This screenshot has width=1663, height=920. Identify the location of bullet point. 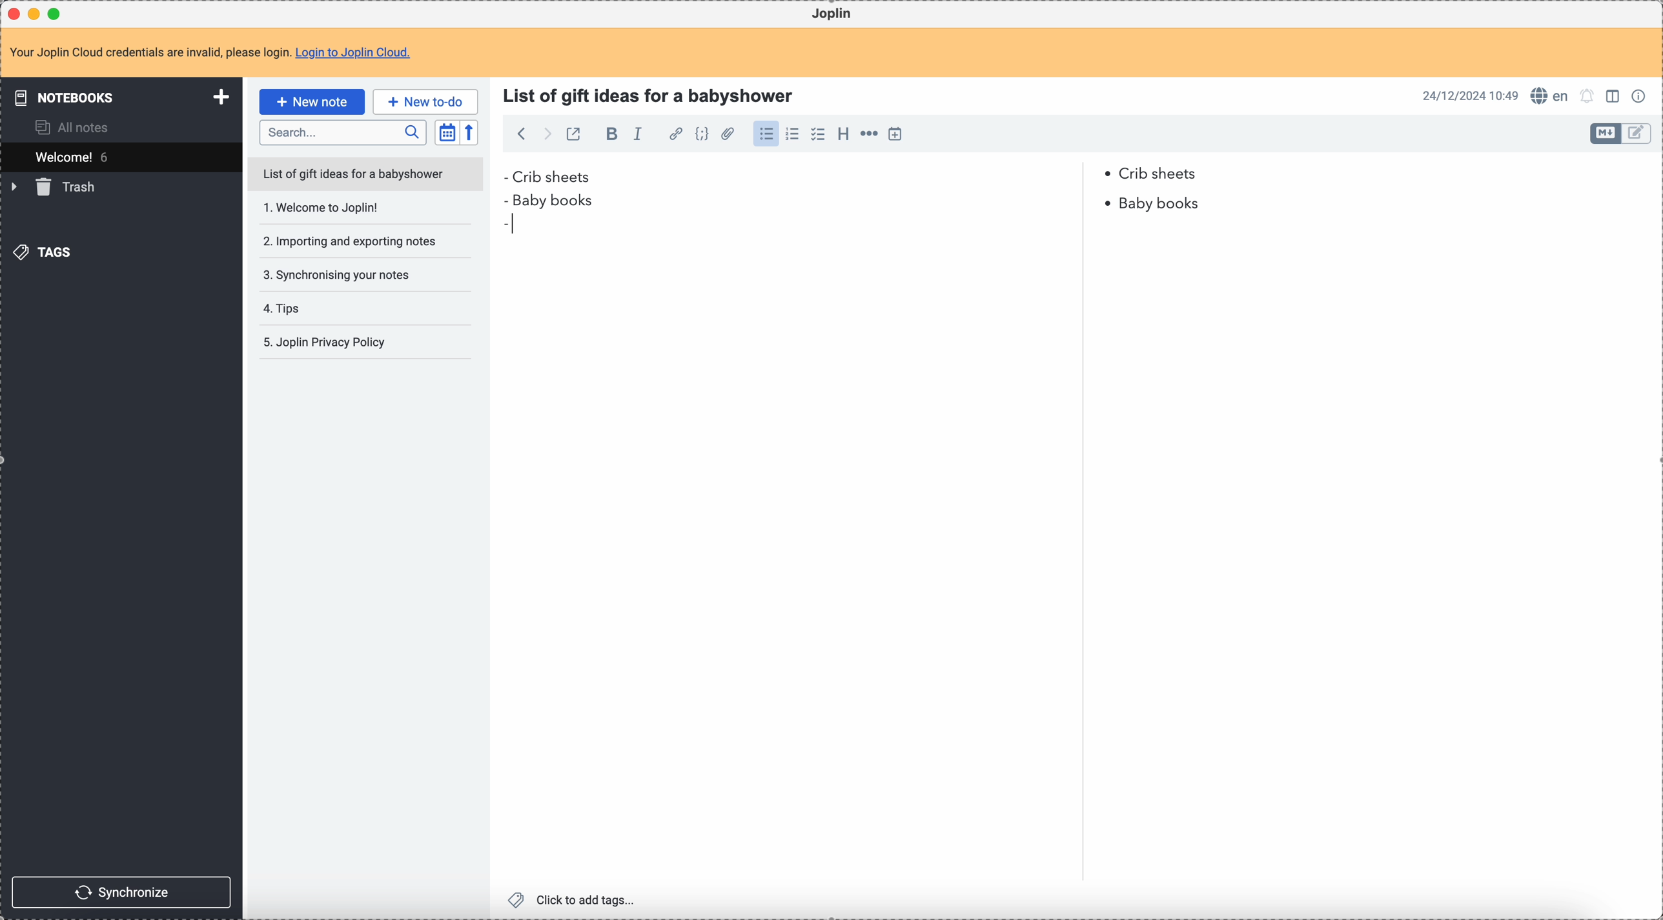
(515, 223).